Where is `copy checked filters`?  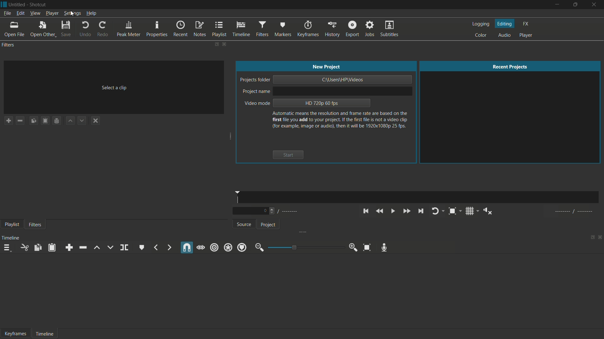 copy checked filters is located at coordinates (34, 121).